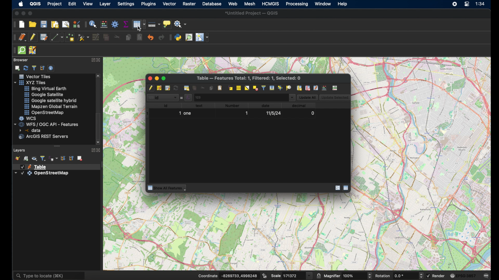  What do you see at coordinates (127, 24) in the screenshot?
I see `show statistical summary` at bounding box center [127, 24].